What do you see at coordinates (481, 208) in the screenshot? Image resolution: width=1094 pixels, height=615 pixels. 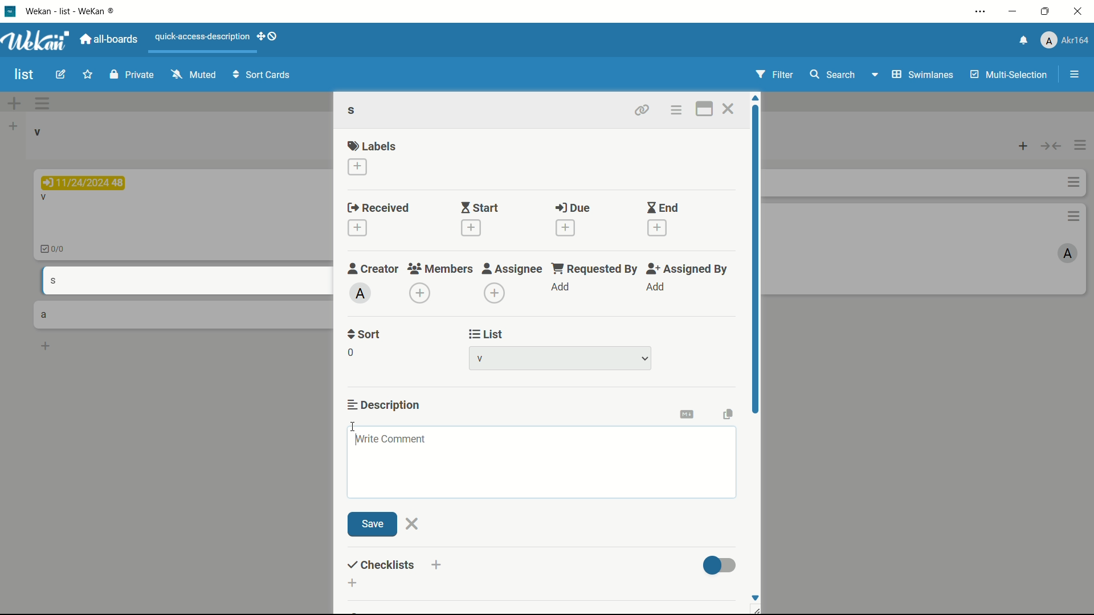 I see `start` at bounding box center [481, 208].